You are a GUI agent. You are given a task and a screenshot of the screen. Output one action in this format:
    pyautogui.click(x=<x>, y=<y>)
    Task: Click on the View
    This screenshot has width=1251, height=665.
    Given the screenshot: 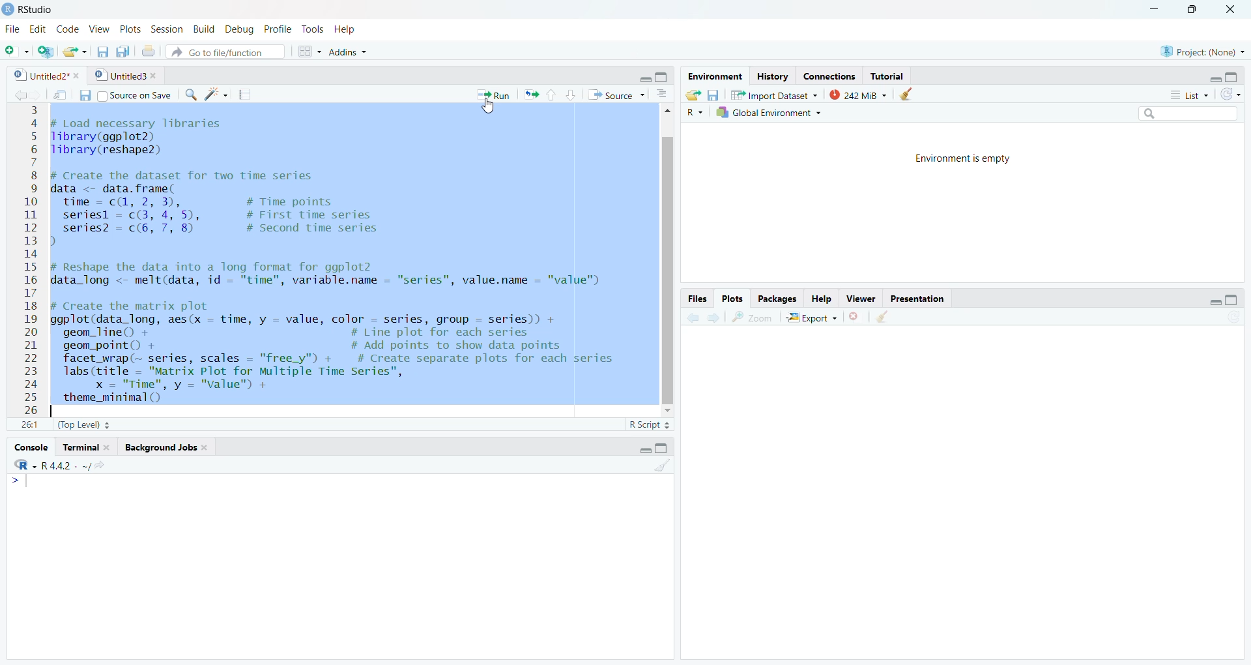 What is the action you would take?
    pyautogui.click(x=100, y=29)
    